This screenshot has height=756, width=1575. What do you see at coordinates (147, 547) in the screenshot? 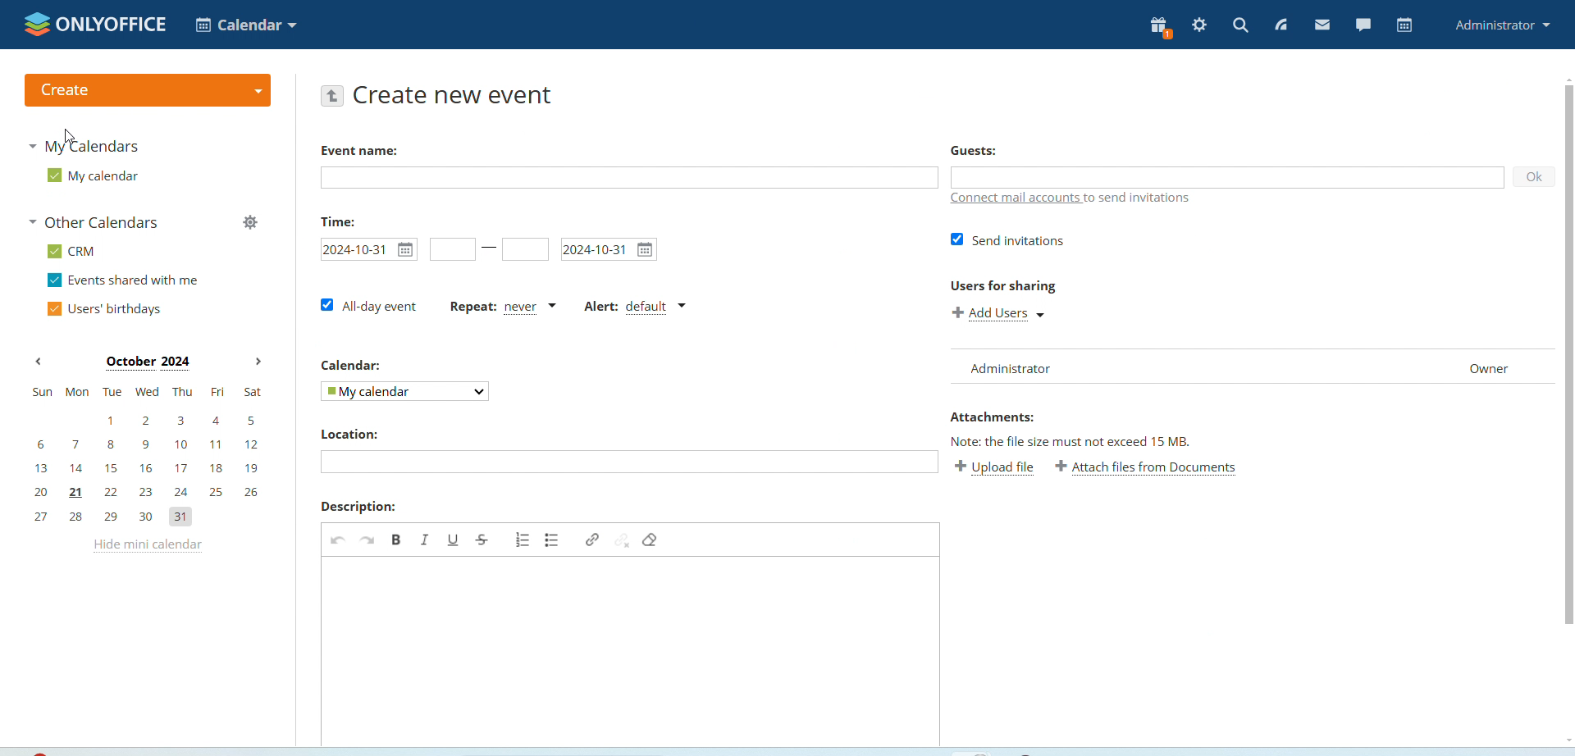
I see `hide mini calendar` at bounding box center [147, 547].